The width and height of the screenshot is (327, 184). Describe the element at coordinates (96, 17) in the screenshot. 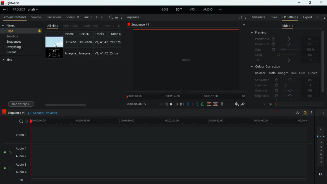

I see `right` at that location.